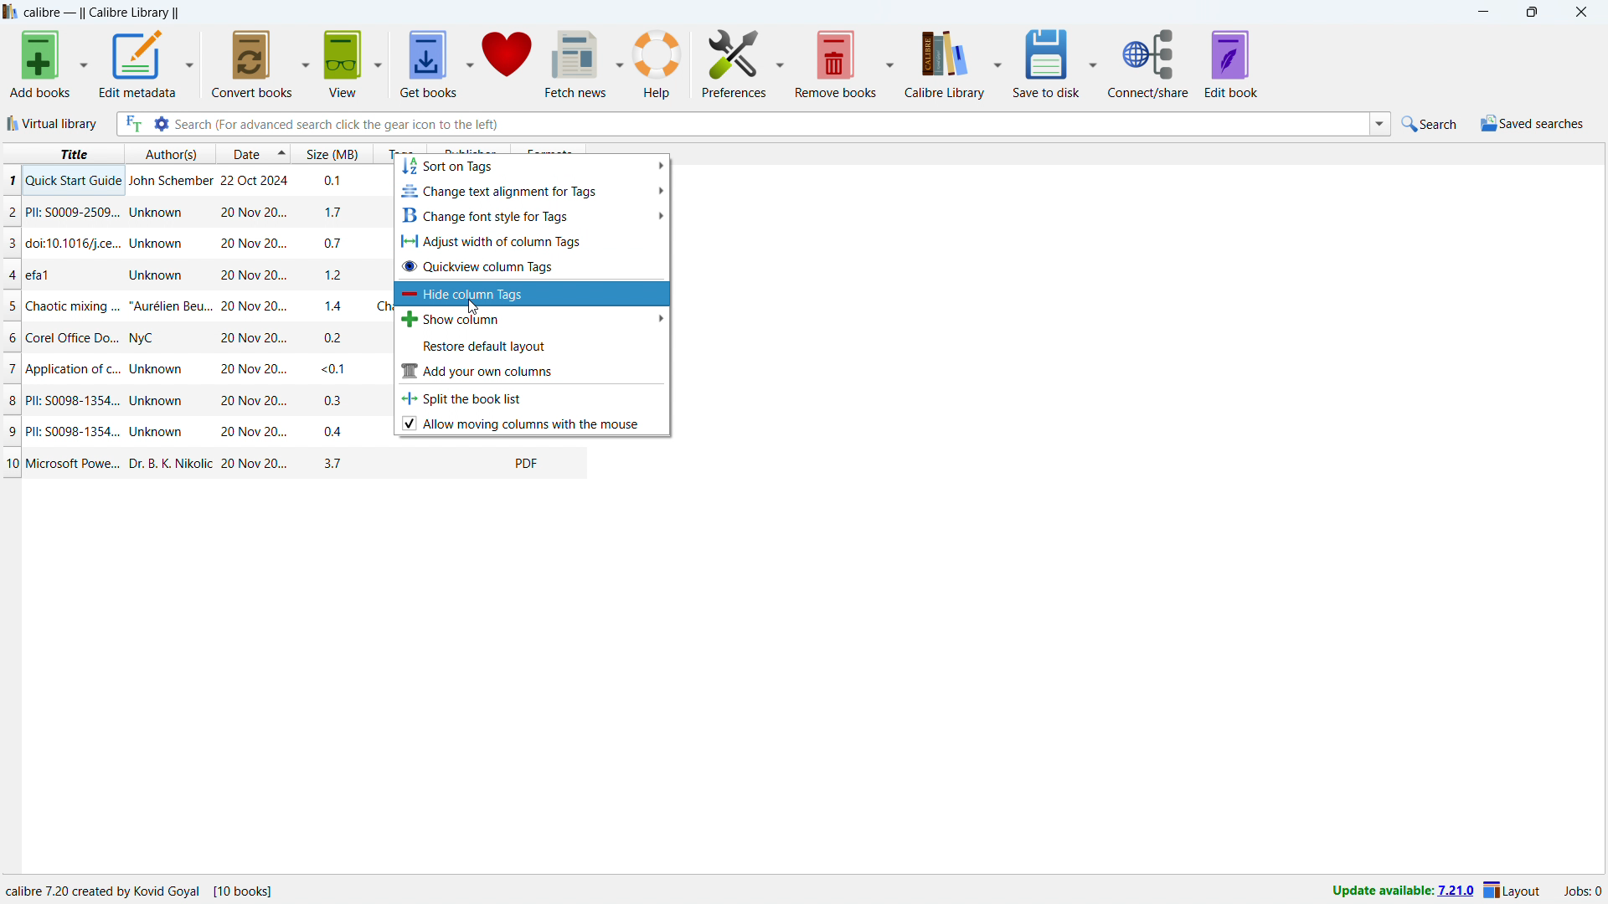  Describe the element at coordinates (620, 64) in the screenshot. I see `fetch news options` at that location.